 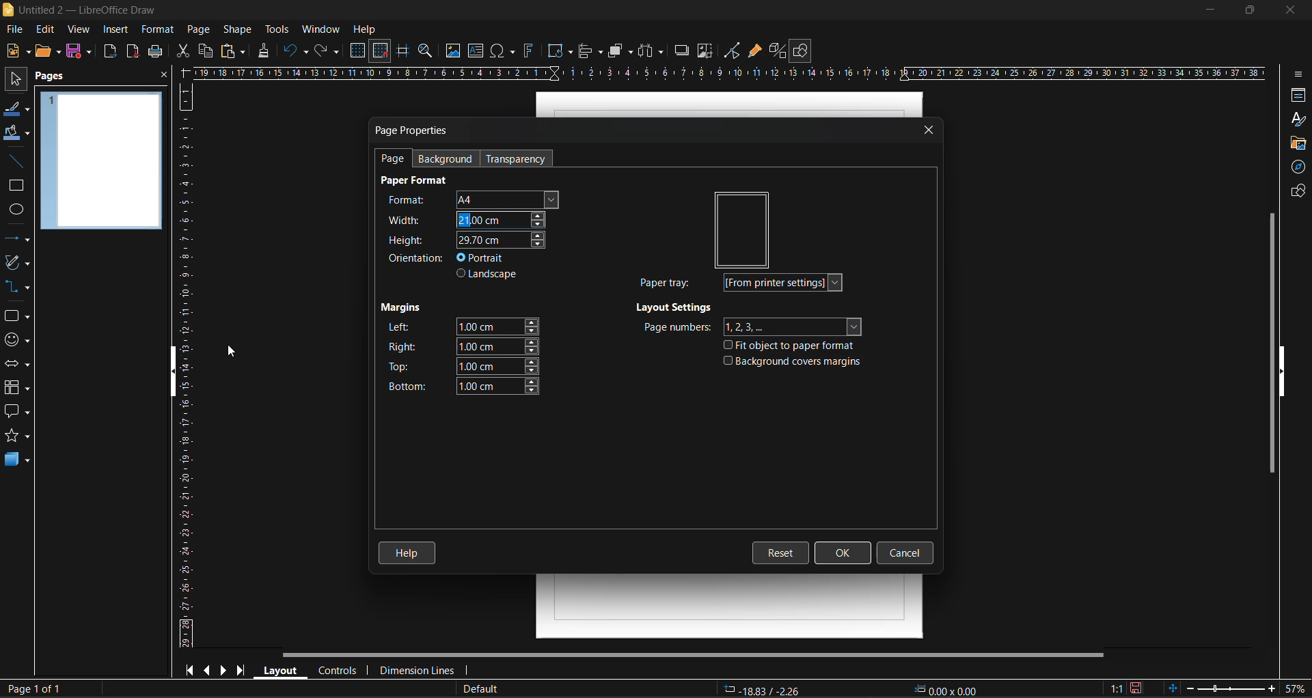 What do you see at coordinates (705, 53) in the screenshot?
I see `crop image` at bounding box center [705, 53].